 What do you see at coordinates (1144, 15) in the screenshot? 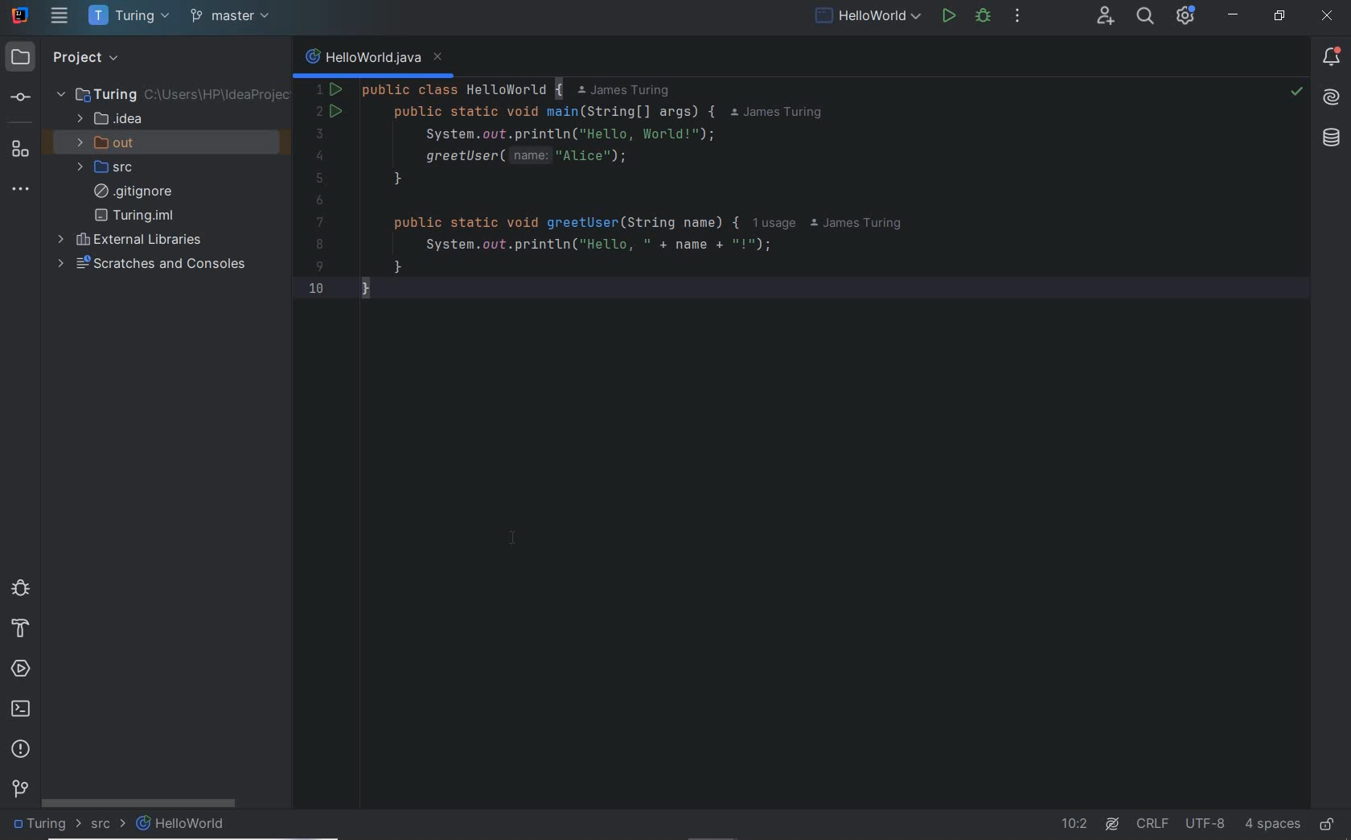
I see `SEARCH` at bounding box center [1144, 15].